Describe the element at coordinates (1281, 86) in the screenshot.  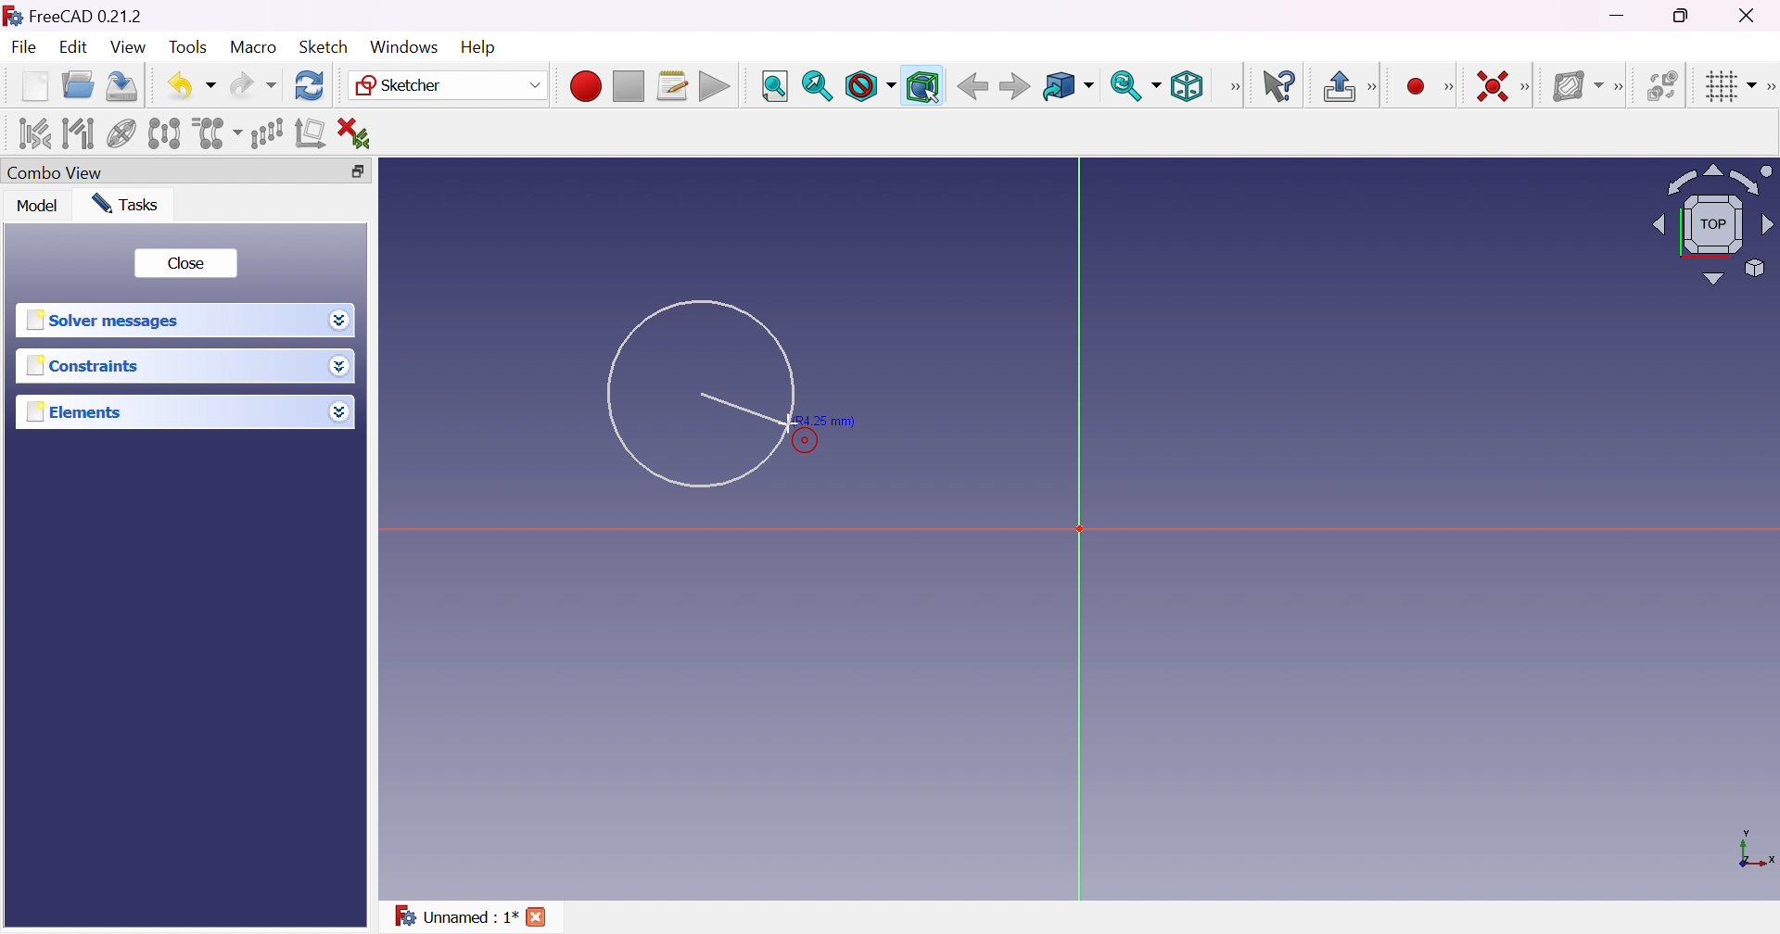
I see `What's this?` at that location.